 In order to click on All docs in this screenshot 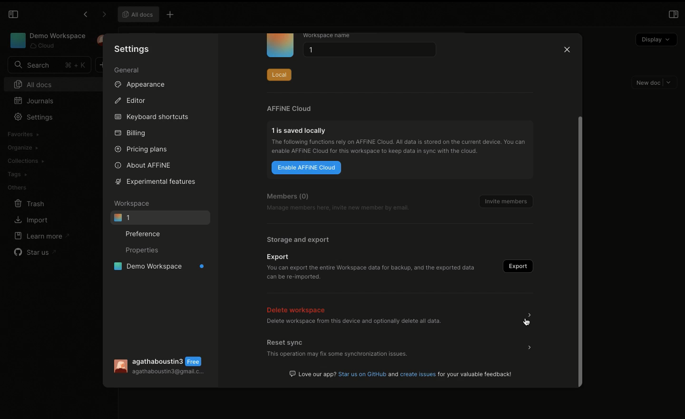, I will do `click(56, 83)`.